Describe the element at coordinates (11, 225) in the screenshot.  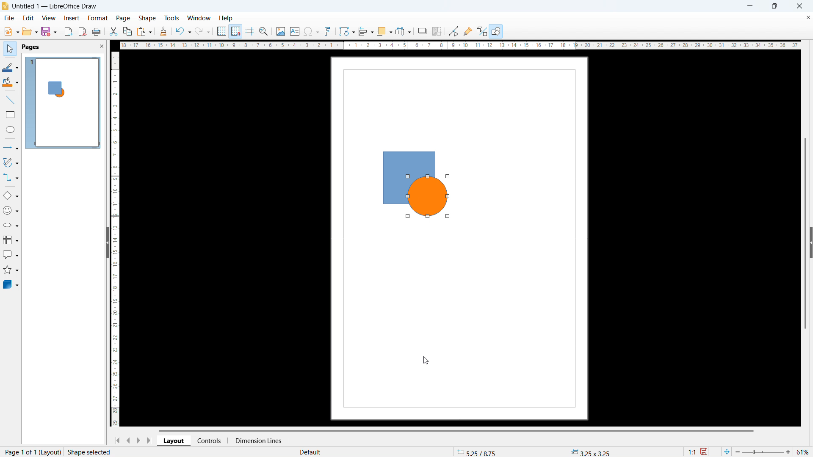
I see `Block arrows ` at that location.